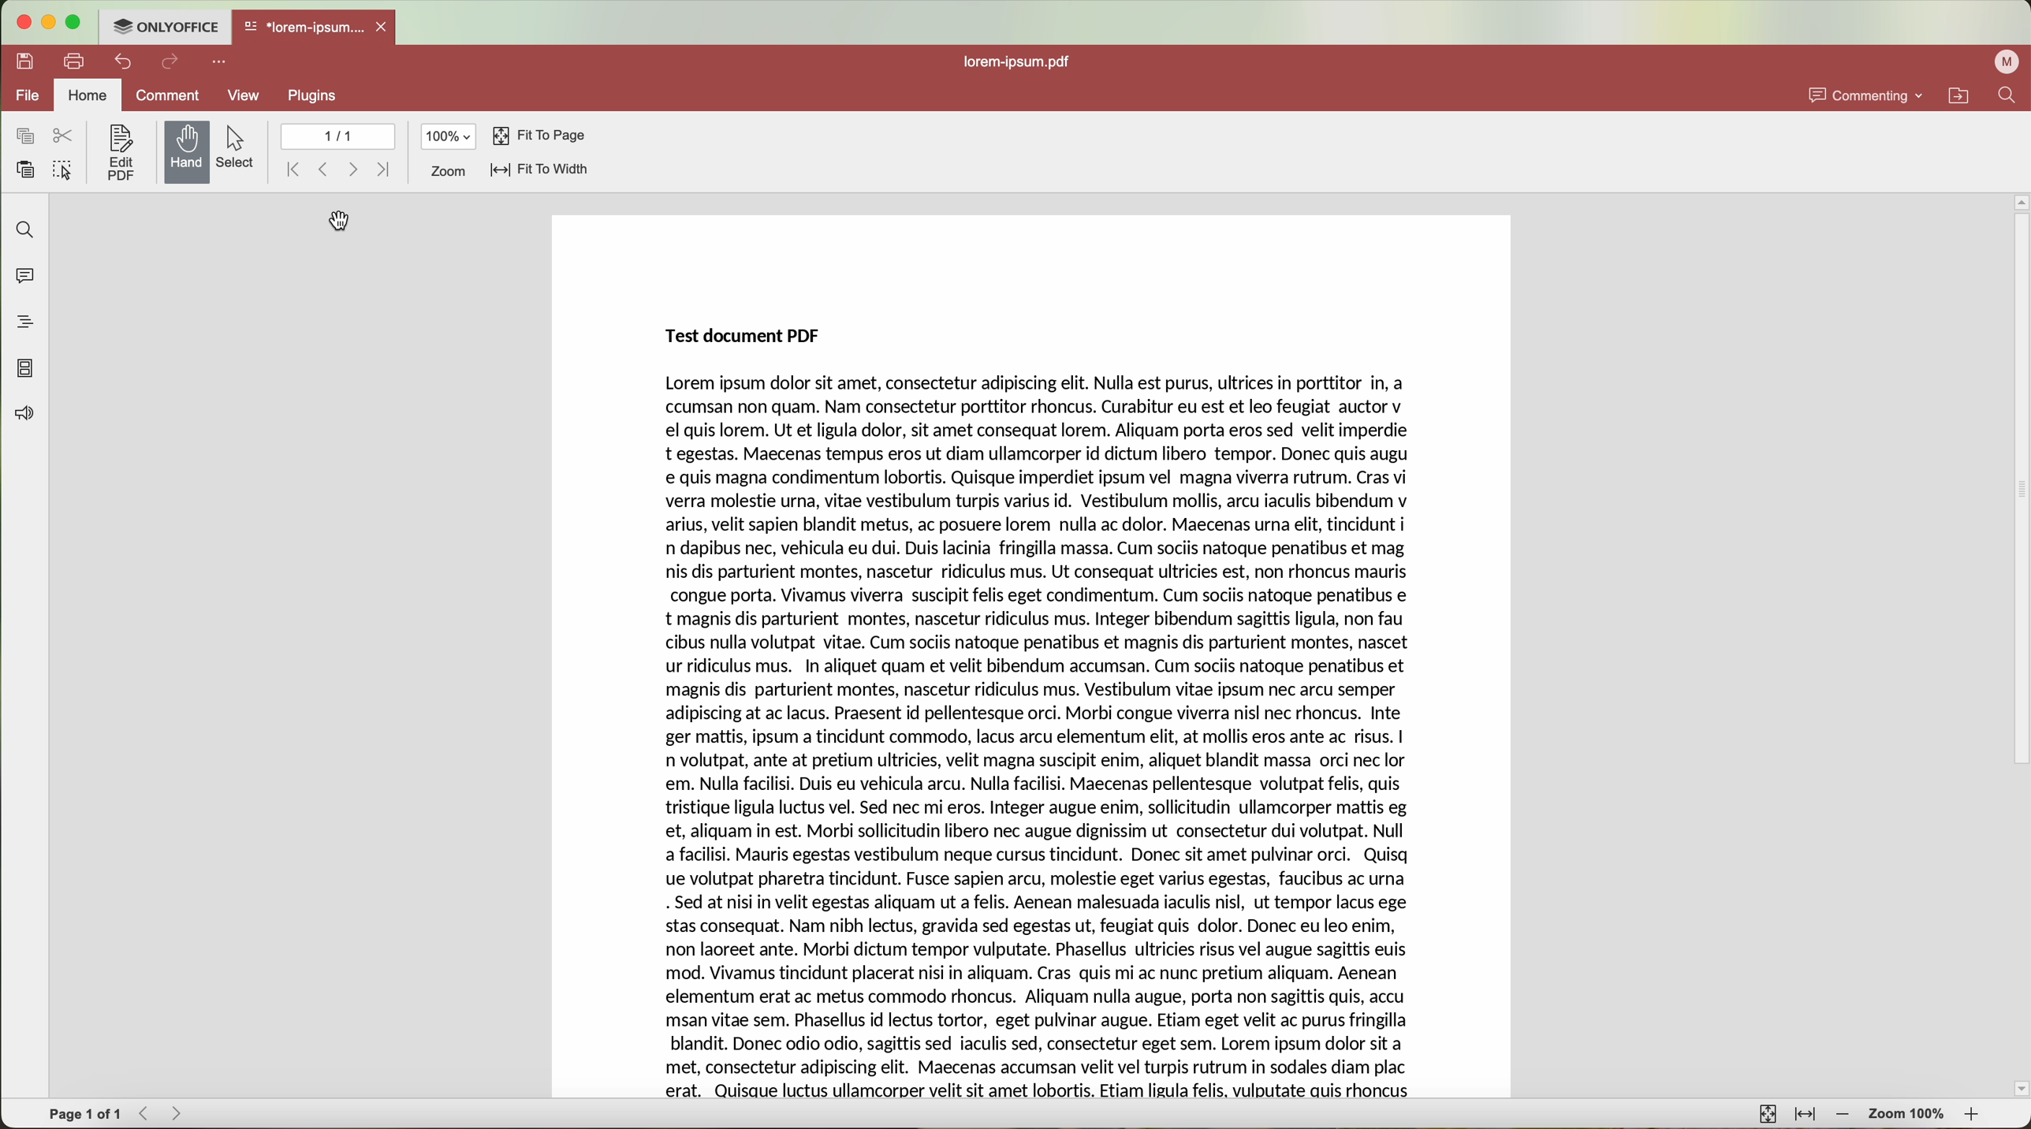 This screenshot has width=2031, height=1129. Describe the element at coordinates (1020, 61) in the screenshot. I see `lorem-ipsum.pdf` at that location.